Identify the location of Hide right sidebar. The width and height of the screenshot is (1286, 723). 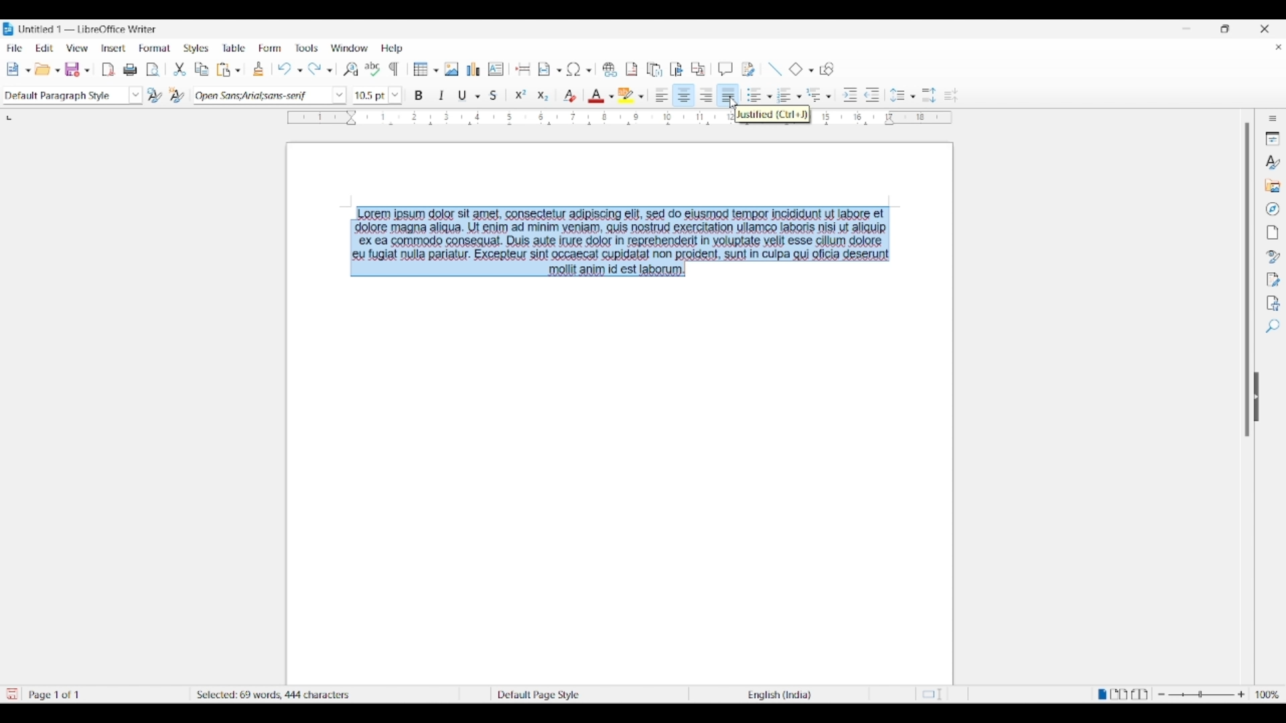
(1257, 397).